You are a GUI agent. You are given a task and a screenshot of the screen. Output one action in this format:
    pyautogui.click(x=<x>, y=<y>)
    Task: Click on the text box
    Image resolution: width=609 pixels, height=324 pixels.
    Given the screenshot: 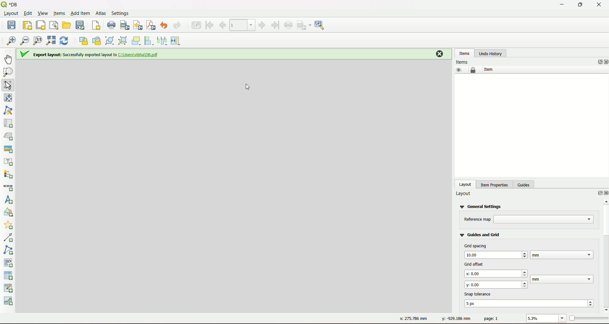 What is the action you would take?
    pyautogui.click(x=497, y=274)
    